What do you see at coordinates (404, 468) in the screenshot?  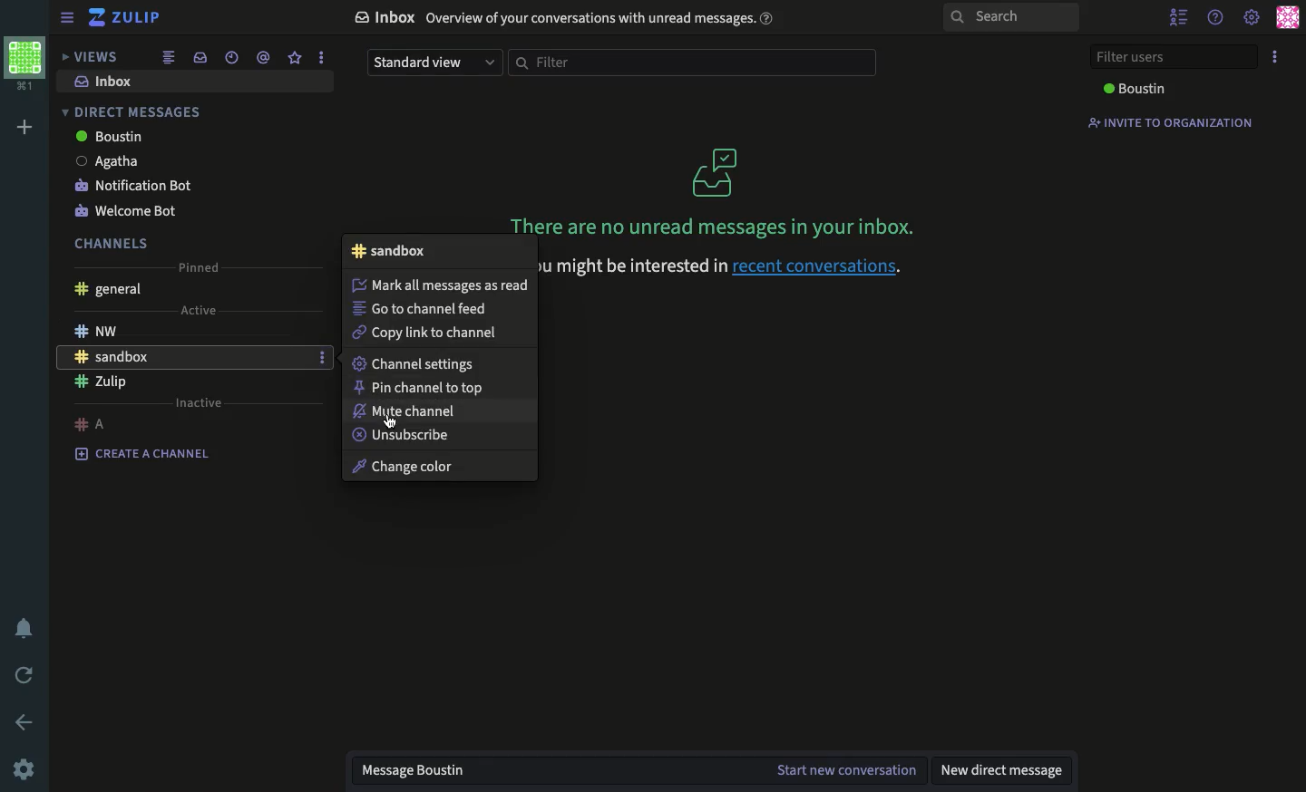 I see `change color` at bounding box center [404, 468].